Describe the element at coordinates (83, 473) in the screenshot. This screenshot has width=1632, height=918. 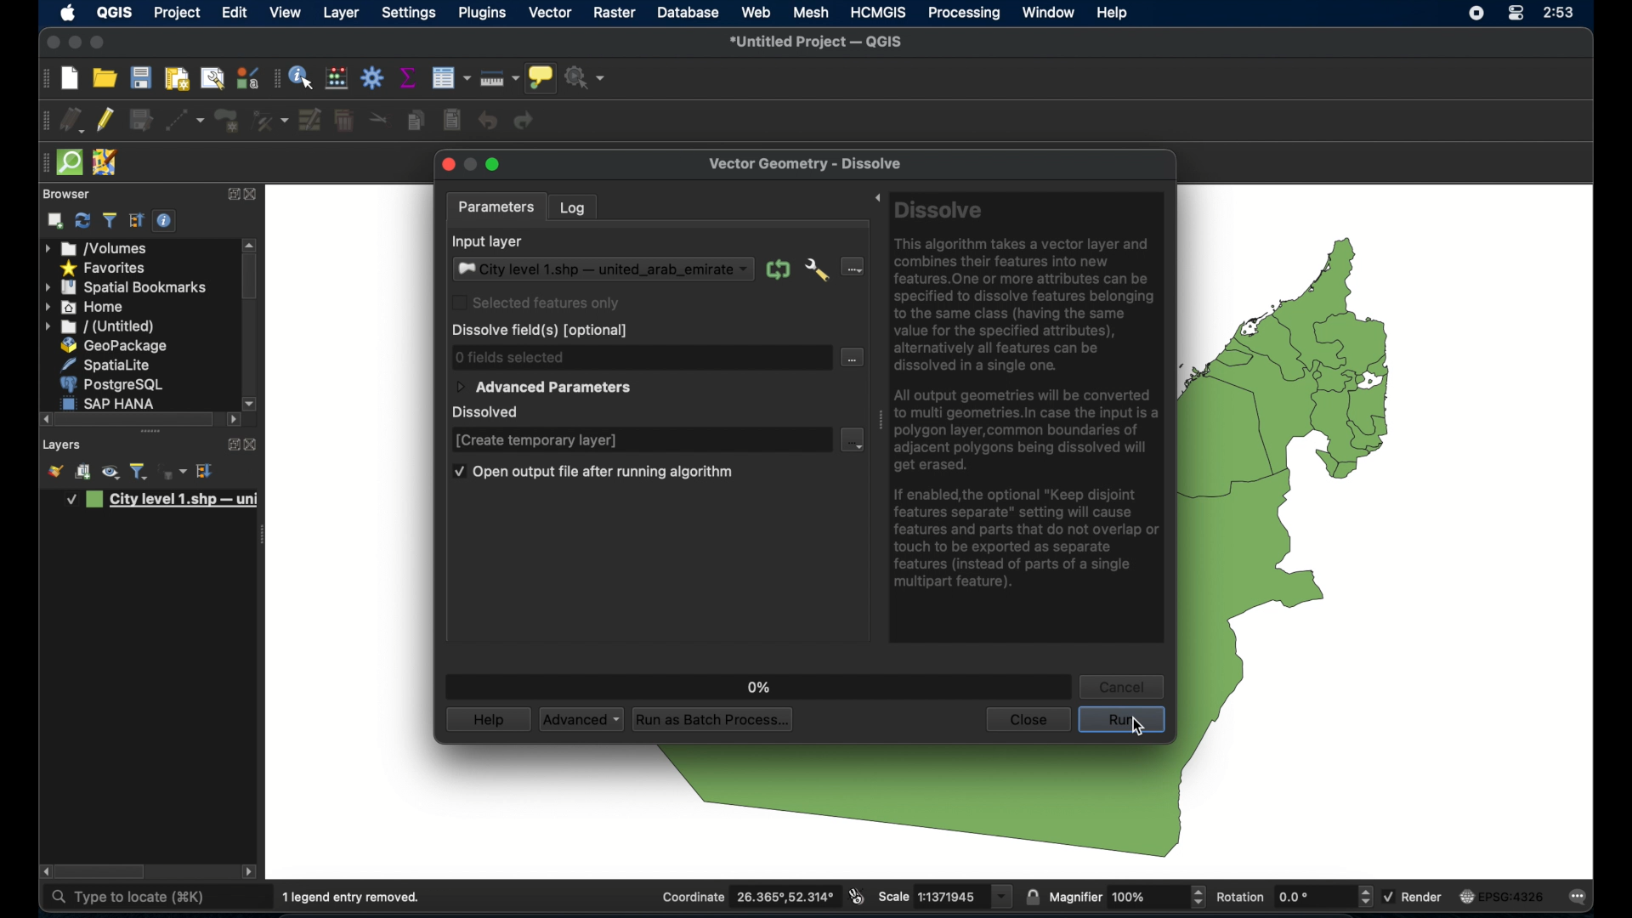
I see `add group` at that location.